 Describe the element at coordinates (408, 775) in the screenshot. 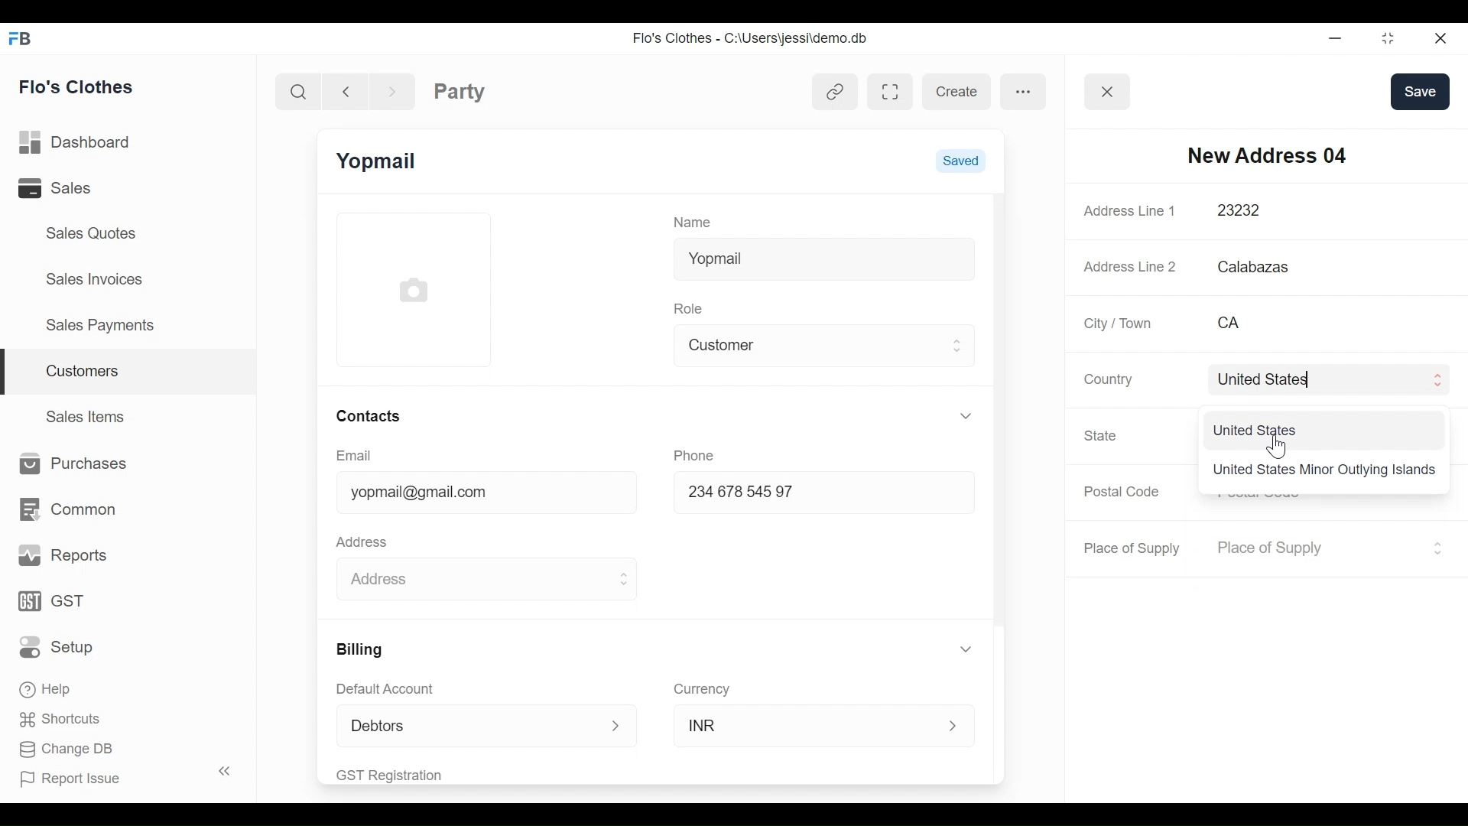

I see `GST Registration` at that location.